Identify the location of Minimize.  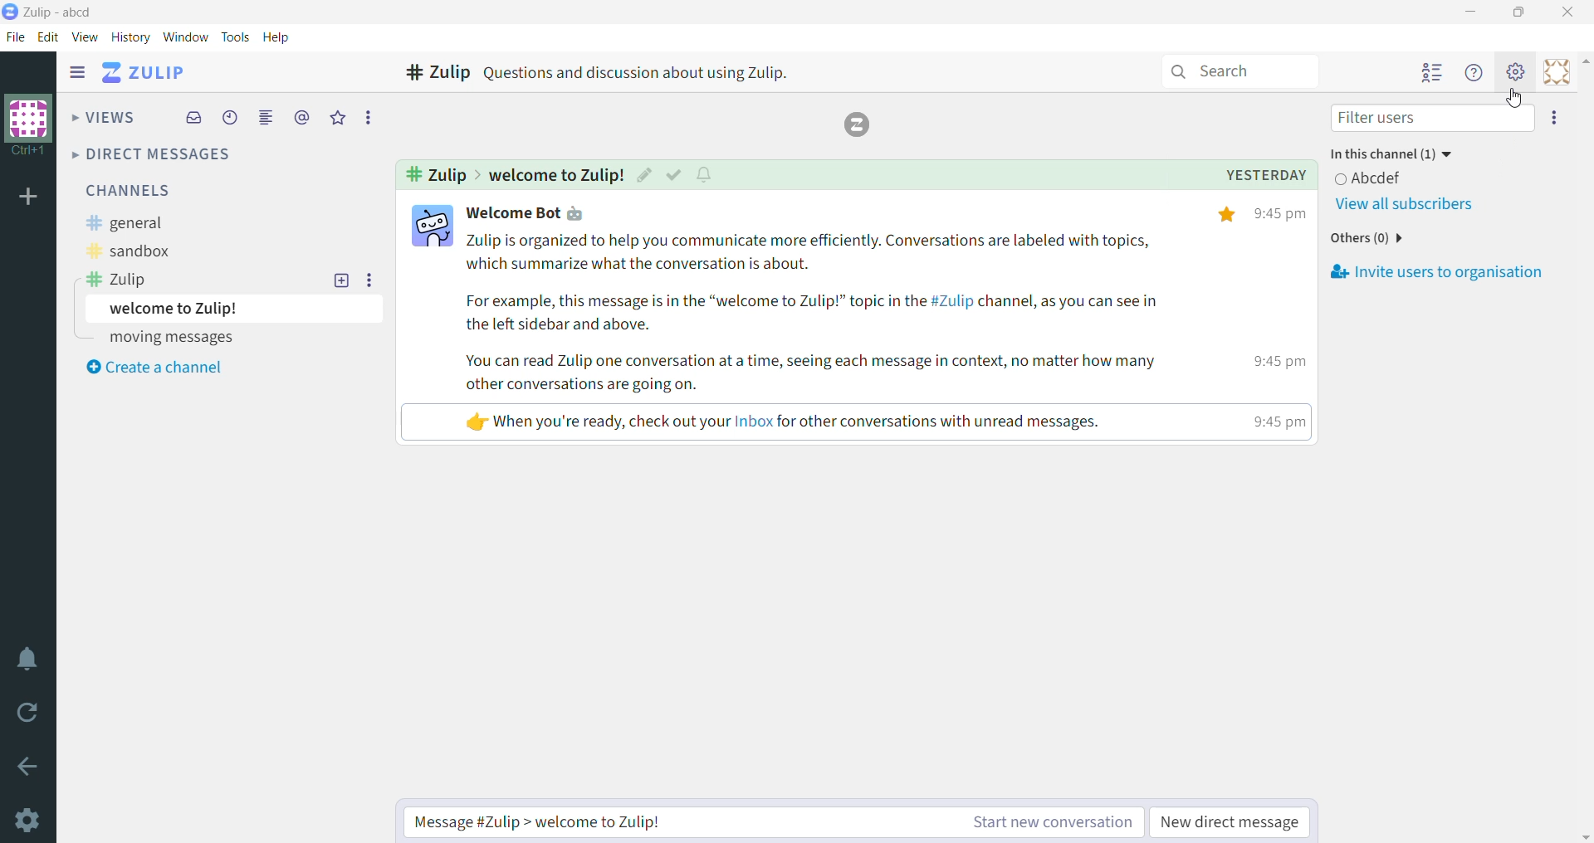
(1472, 12).